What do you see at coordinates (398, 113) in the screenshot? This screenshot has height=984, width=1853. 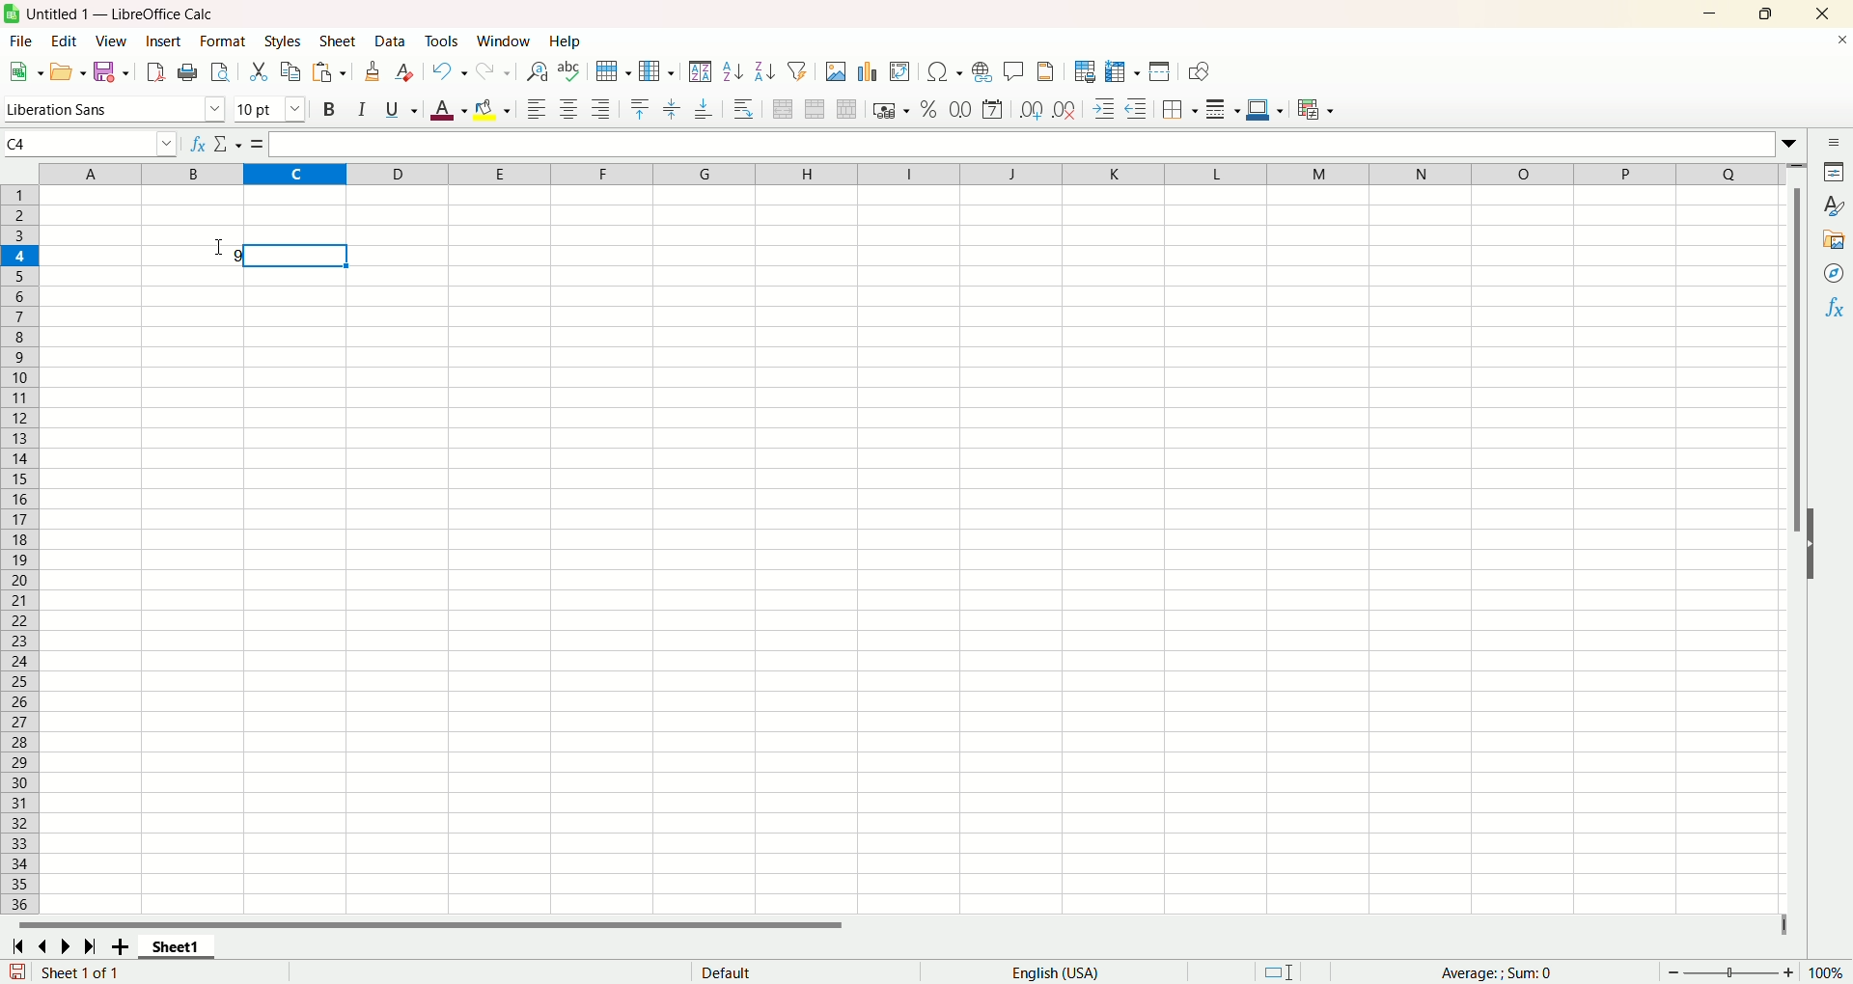 I see `underline` at bounding box center [398, 113].